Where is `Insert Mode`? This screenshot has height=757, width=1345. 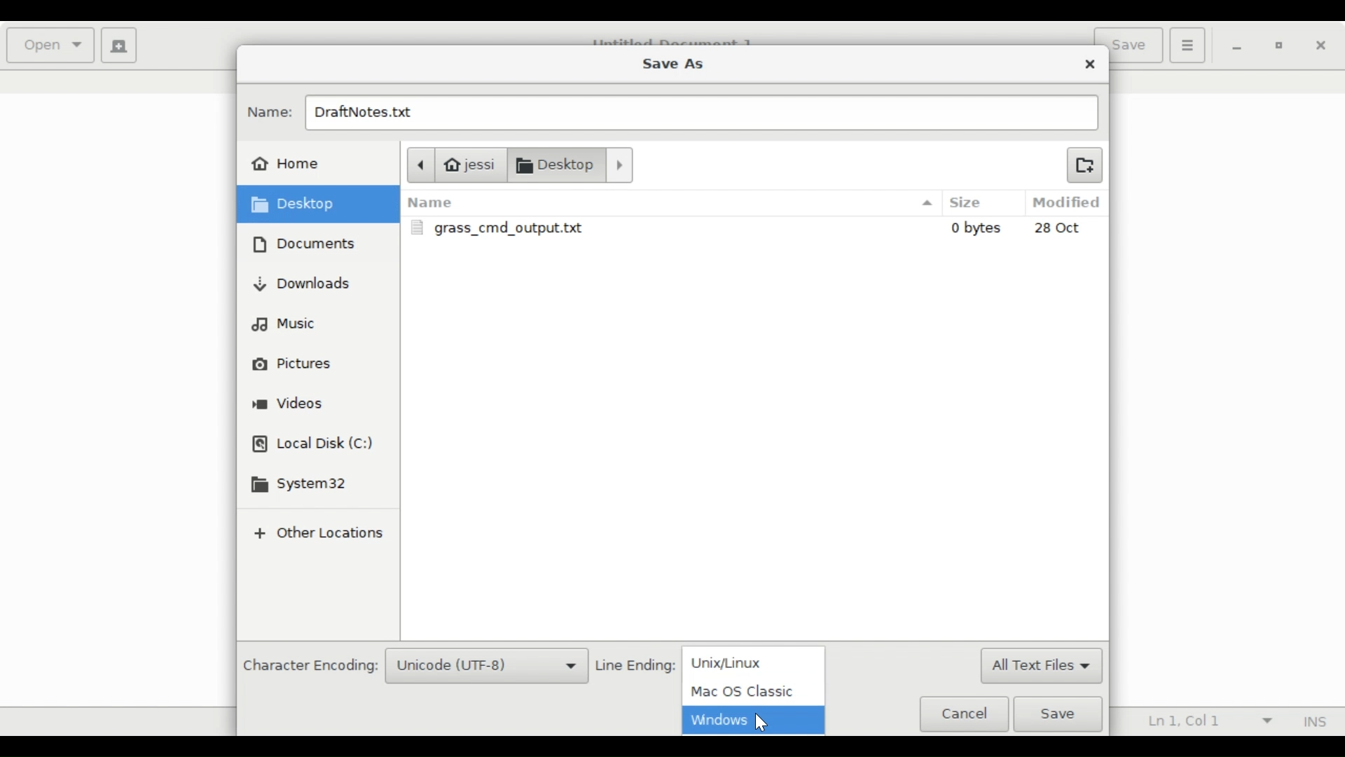
Insert Mode is located at coordinates (1312, 722).